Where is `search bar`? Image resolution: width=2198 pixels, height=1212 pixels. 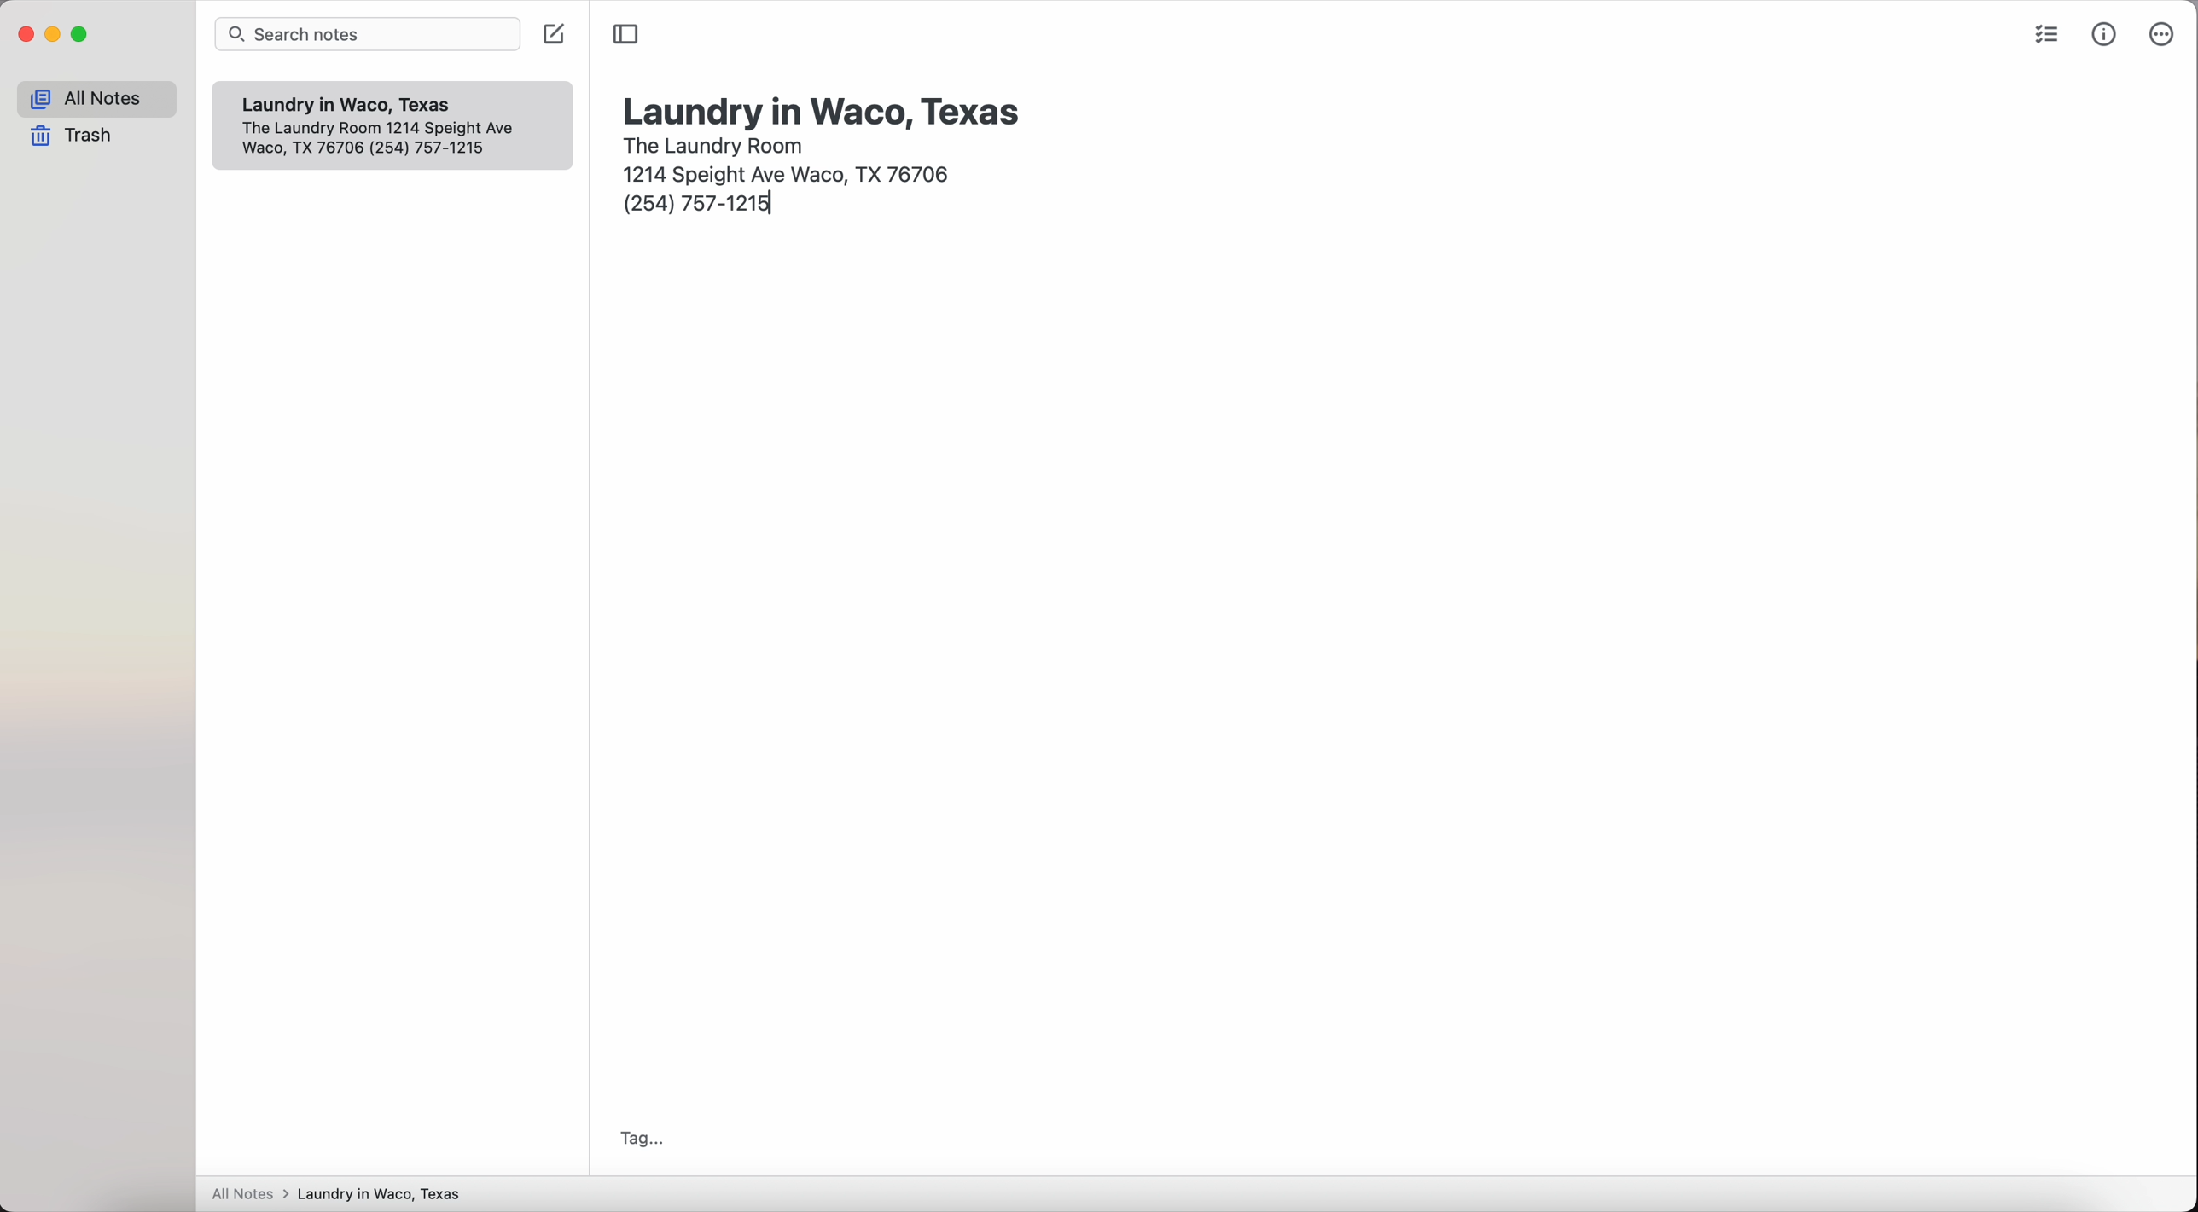 search bar is located at coordinates (371, 36).